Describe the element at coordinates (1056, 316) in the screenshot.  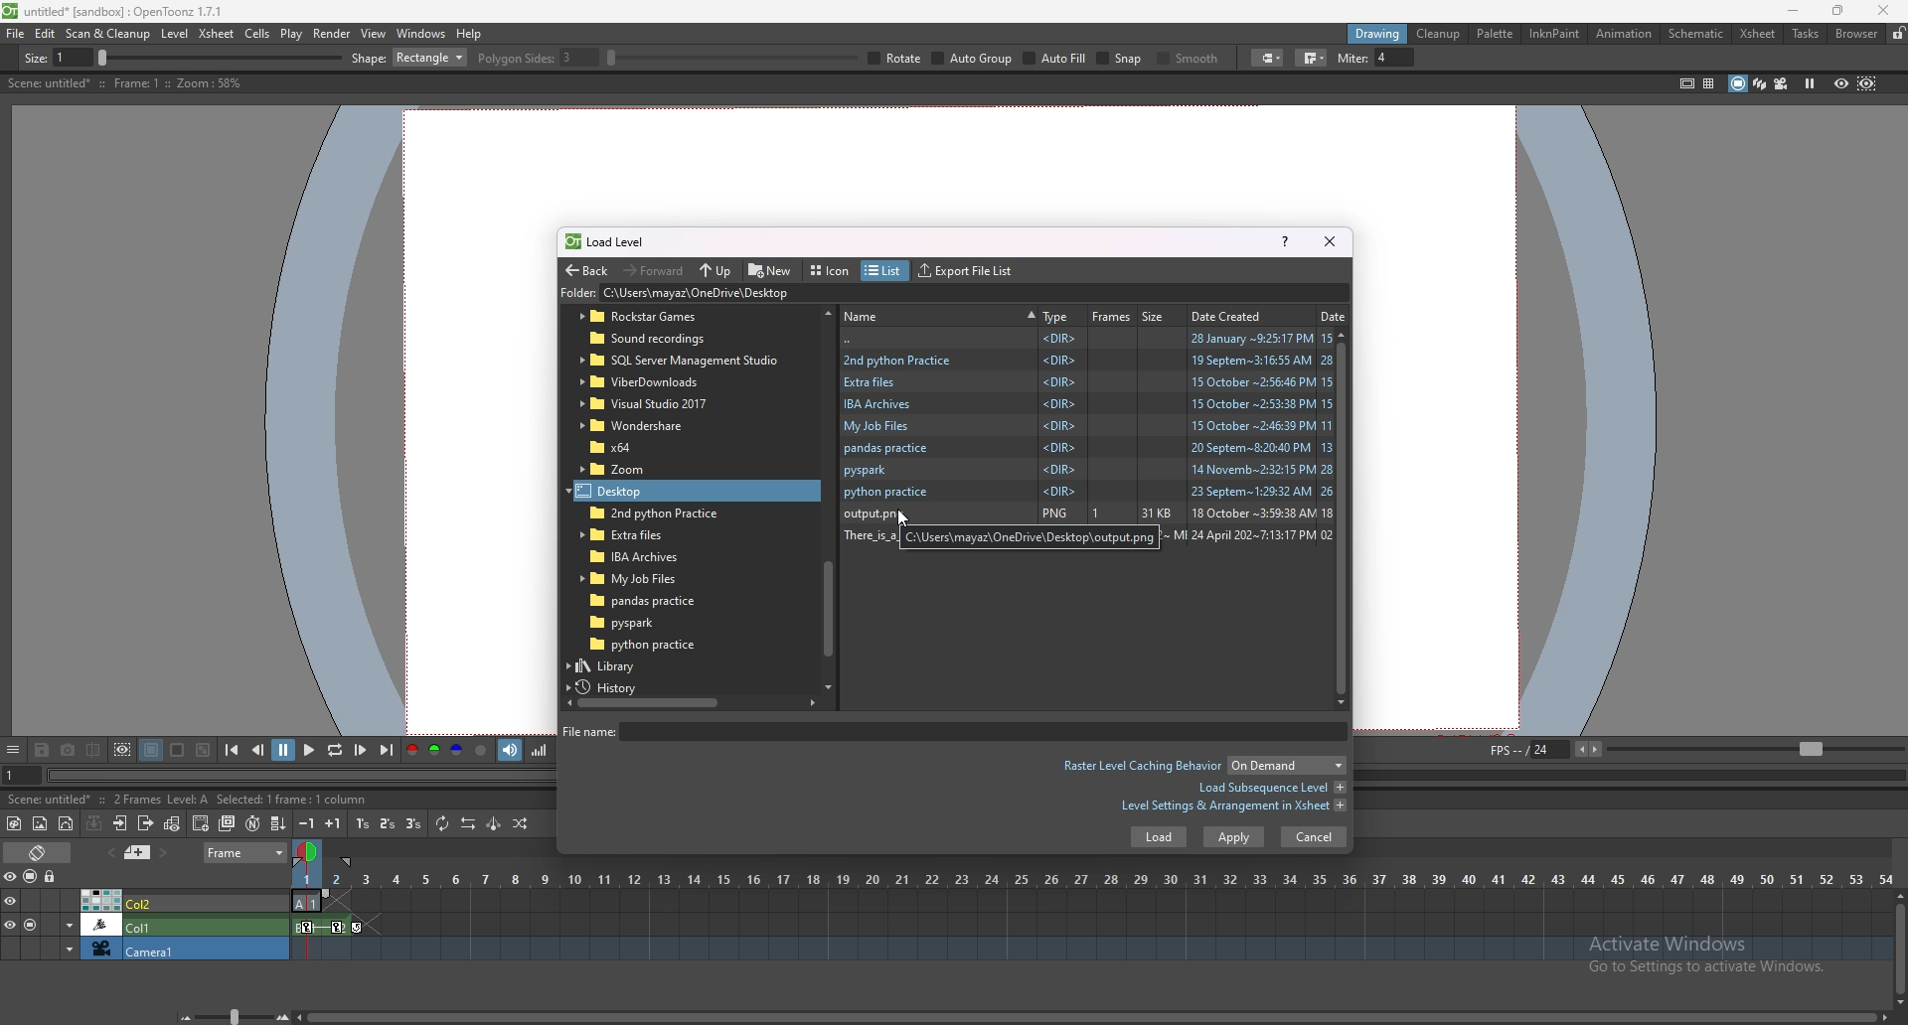
I see `type` at that location.